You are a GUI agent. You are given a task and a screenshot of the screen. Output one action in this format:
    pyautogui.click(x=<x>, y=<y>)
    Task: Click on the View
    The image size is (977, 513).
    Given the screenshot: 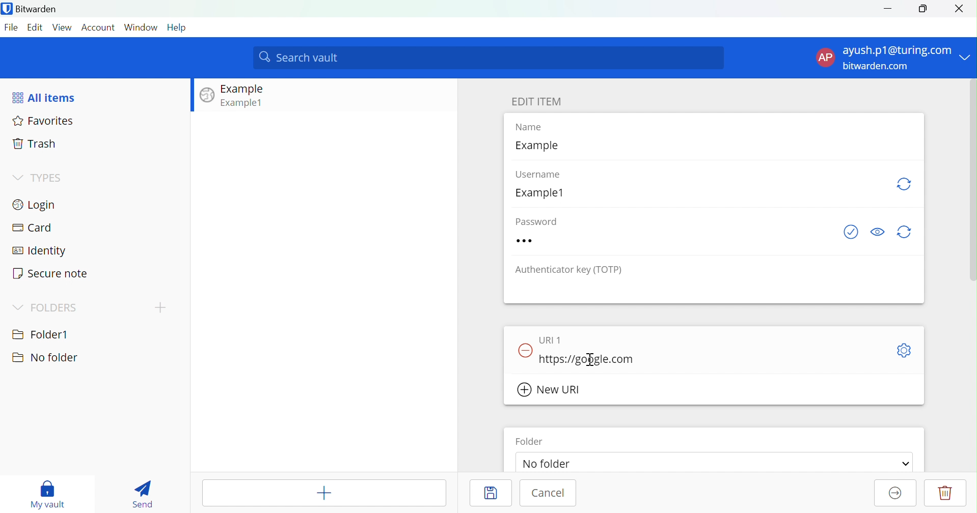 What is the action you would take?
    pyautogui.click(x=63, y=27)
    